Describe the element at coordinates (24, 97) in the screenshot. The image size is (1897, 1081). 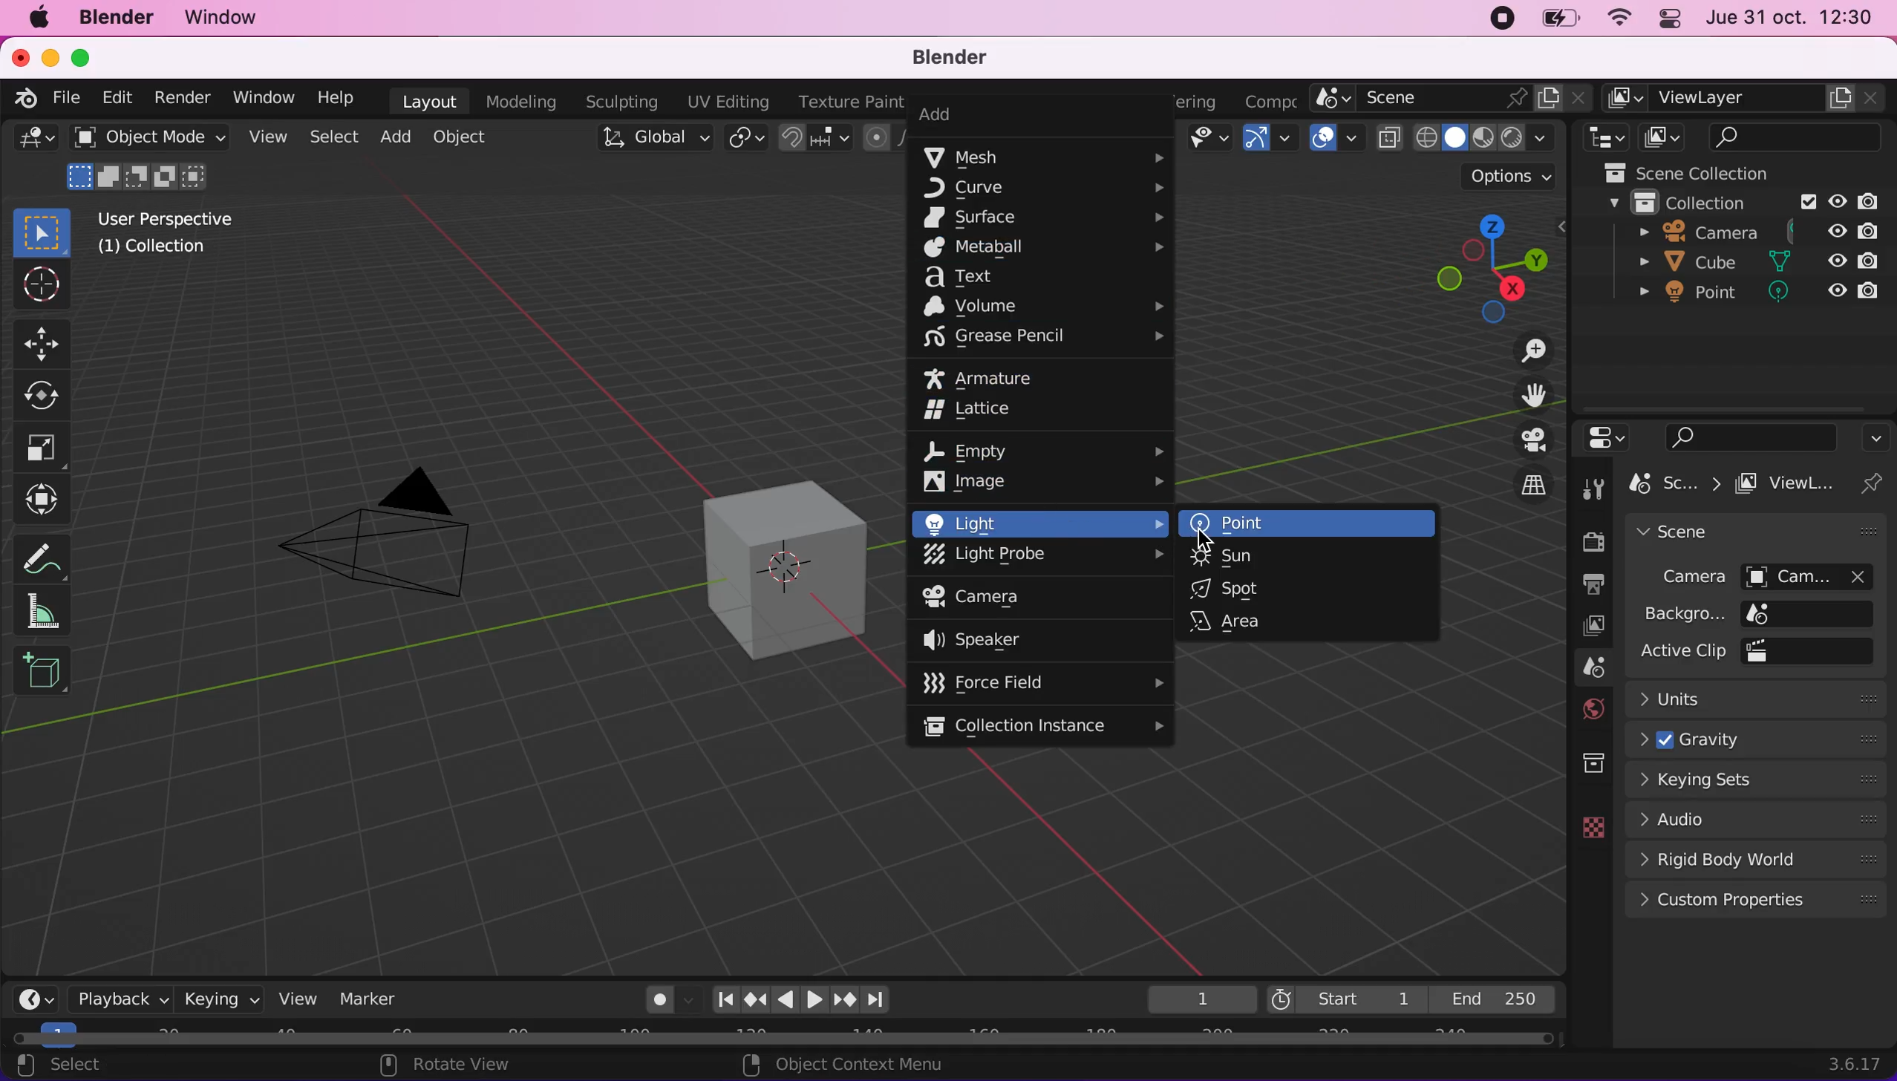
I see `blender logo` at that location.